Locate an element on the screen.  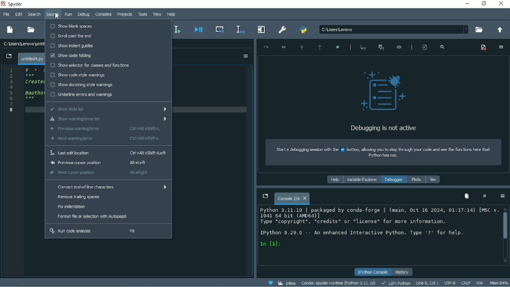
Inspect execution is located at coordinates (398, 47).